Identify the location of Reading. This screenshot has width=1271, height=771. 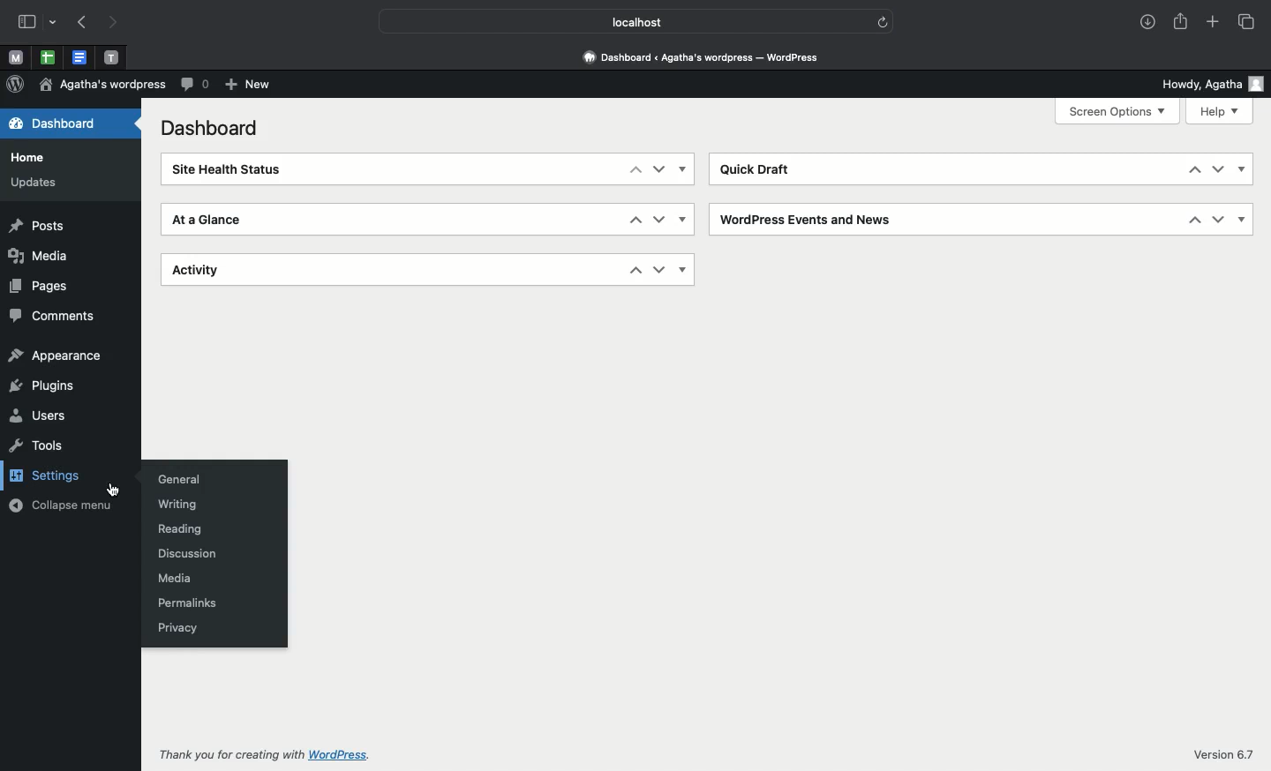
(176, 531).